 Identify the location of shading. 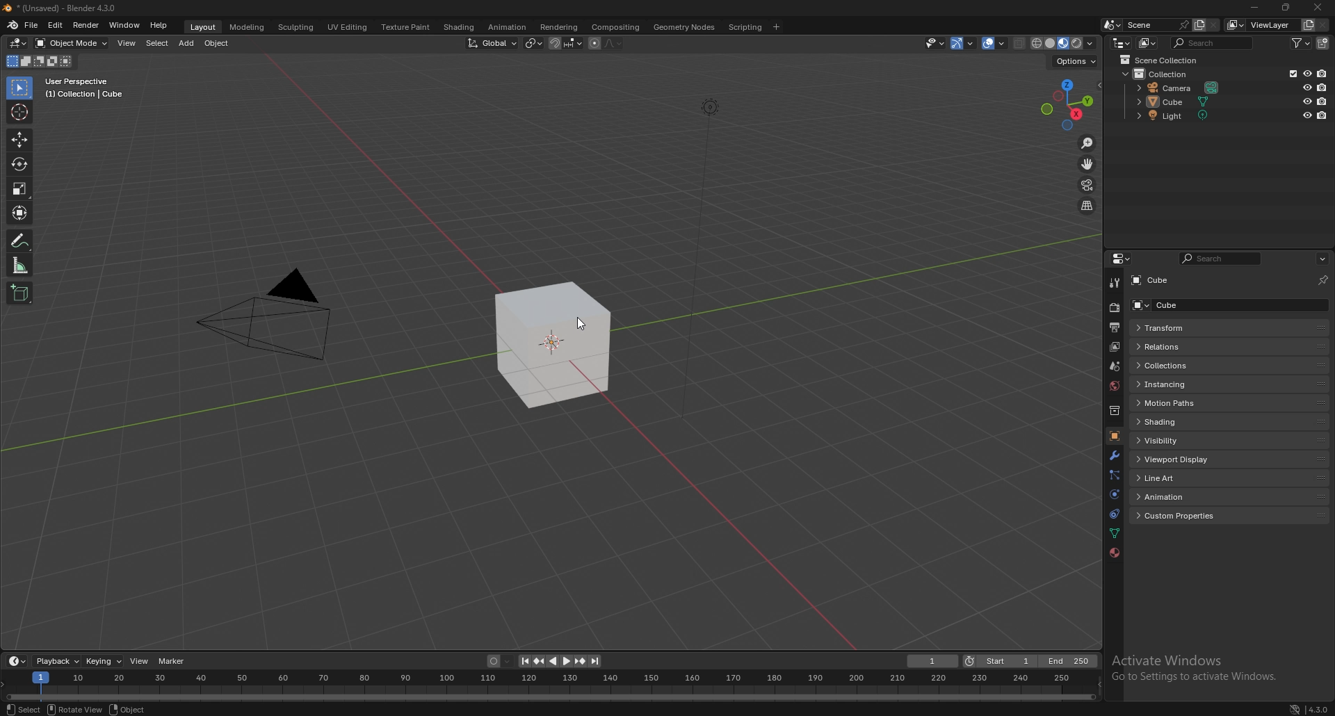
(1178, 422).